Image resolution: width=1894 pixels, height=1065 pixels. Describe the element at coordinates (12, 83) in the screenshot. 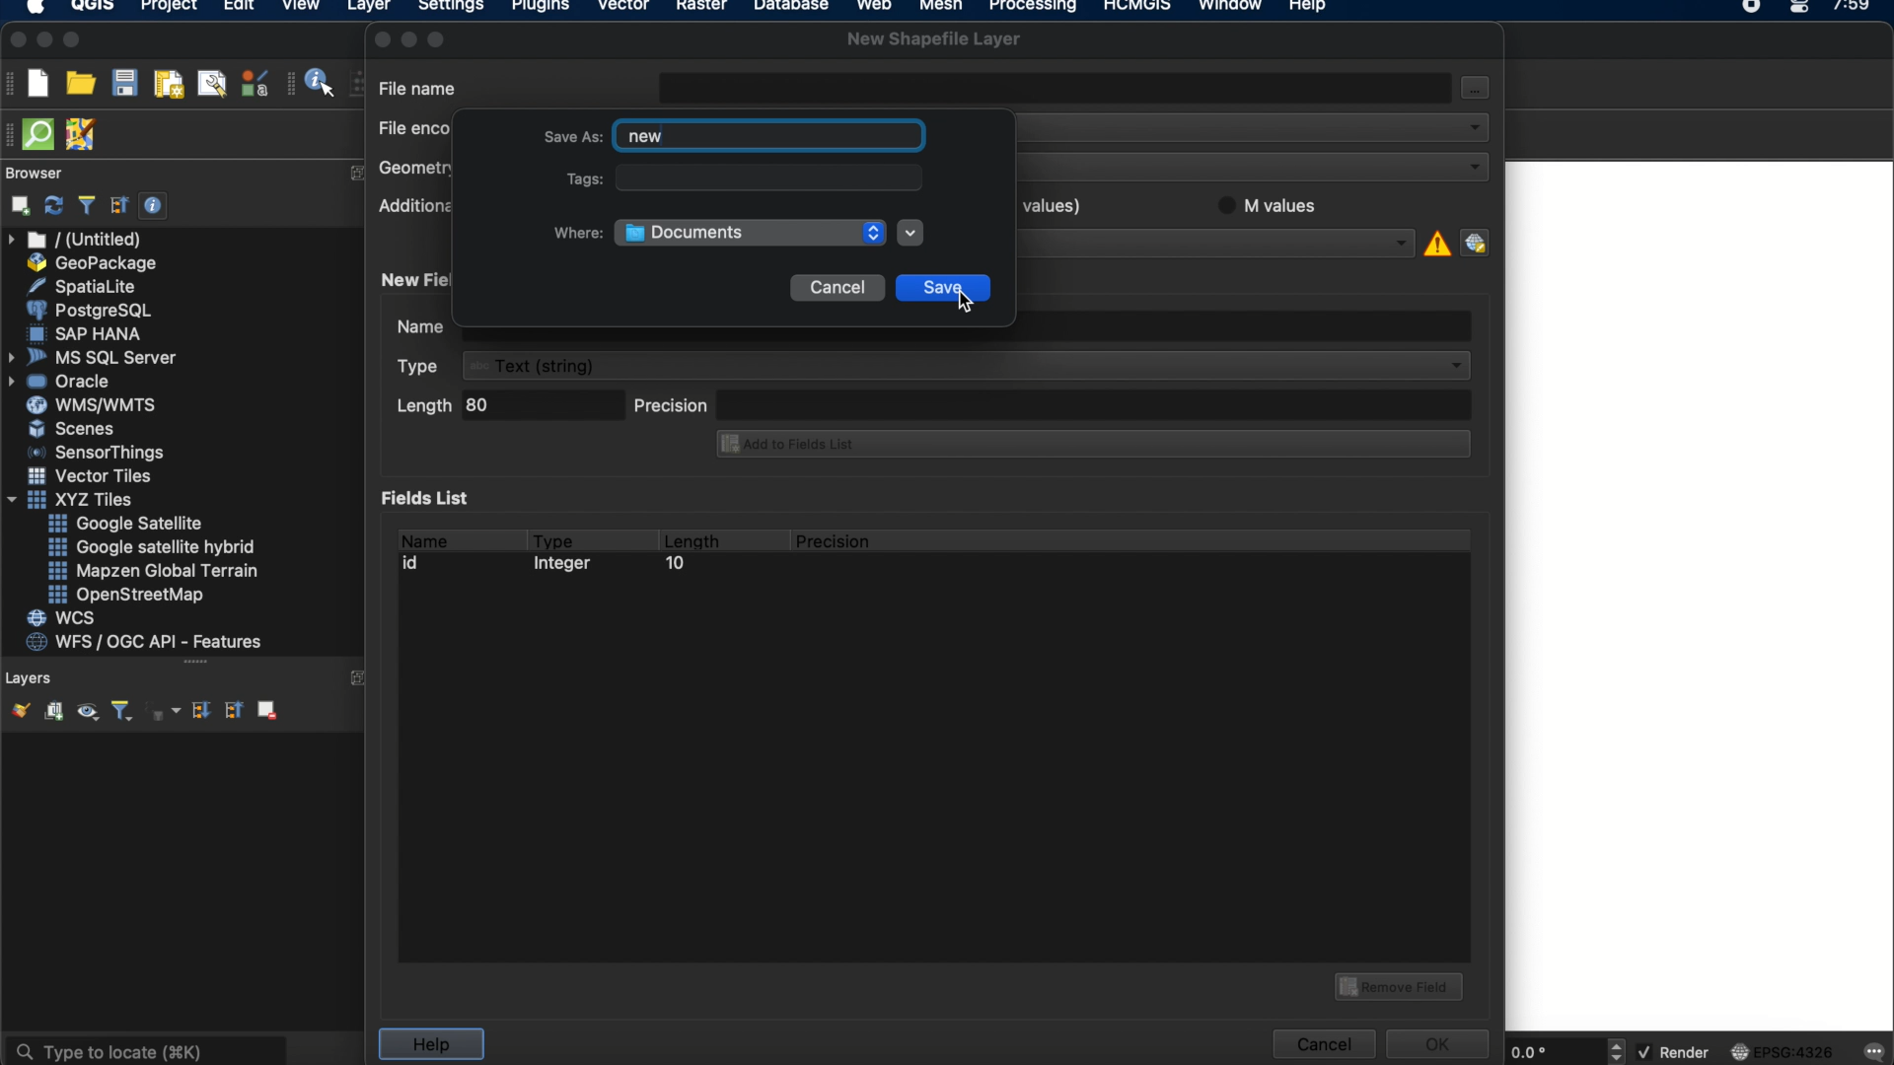

I see `project toolbar` at that location.